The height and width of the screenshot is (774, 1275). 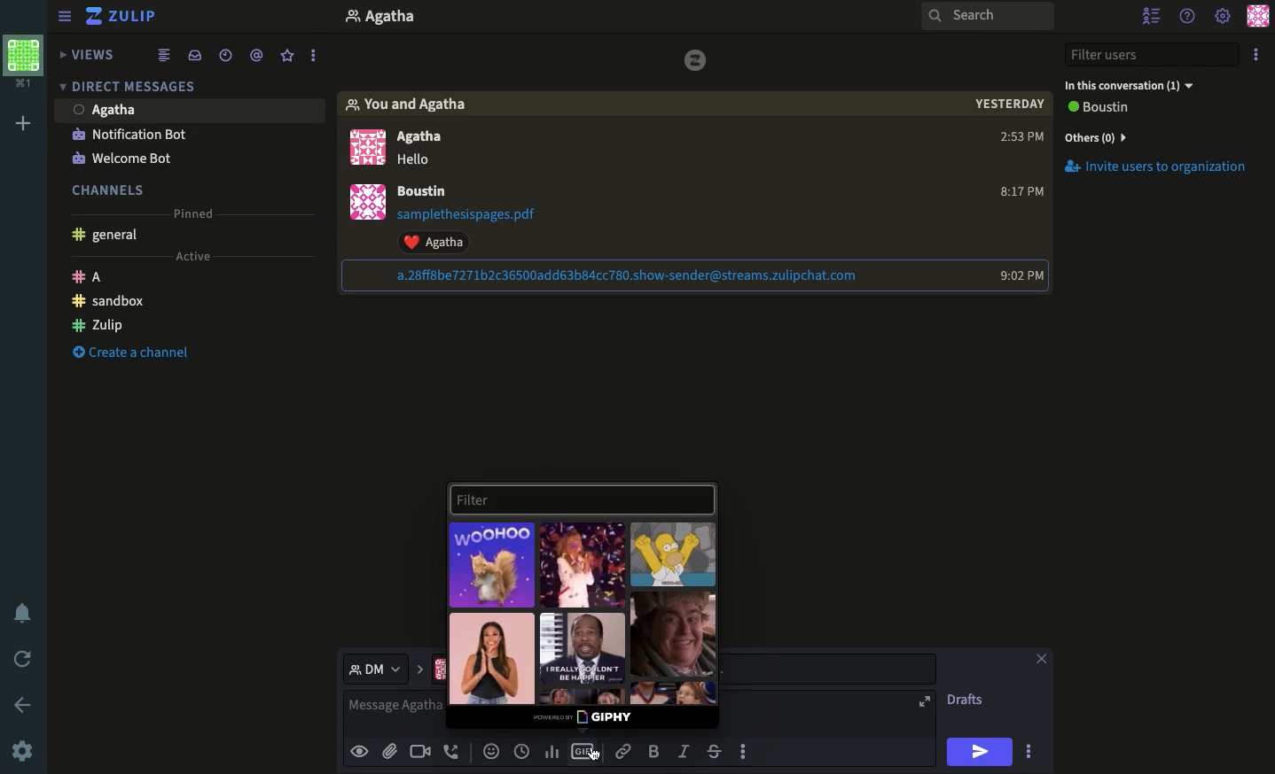 I want to click on search, so click(x=988, y=21).